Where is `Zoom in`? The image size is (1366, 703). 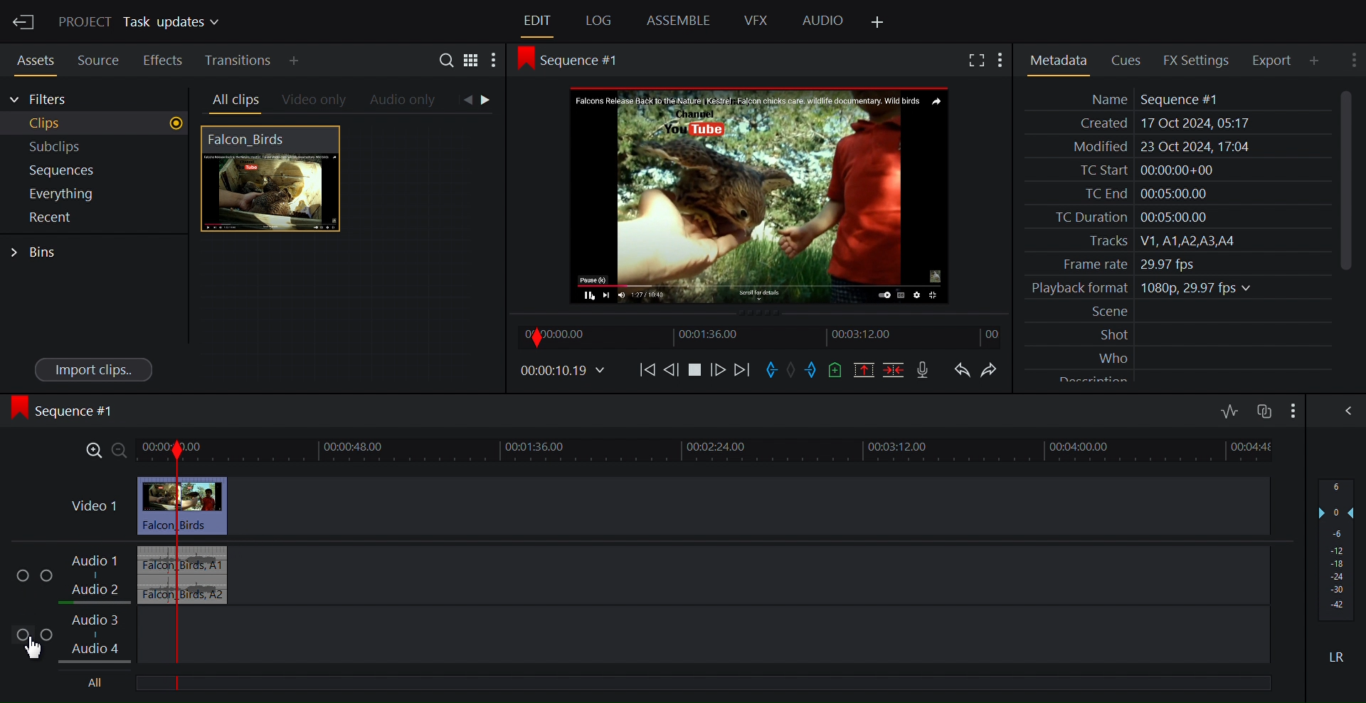
Zoom in is located at coordinates (88, 453).